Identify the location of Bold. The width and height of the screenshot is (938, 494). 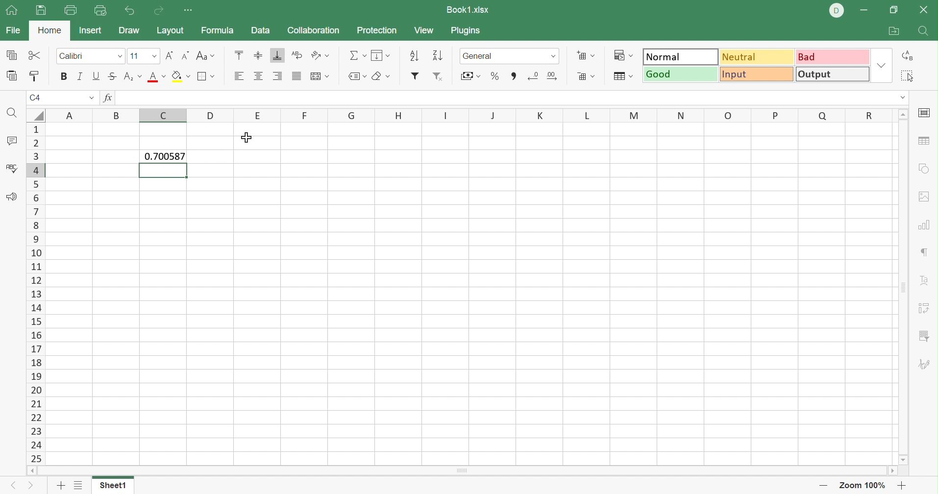
(64, 76).